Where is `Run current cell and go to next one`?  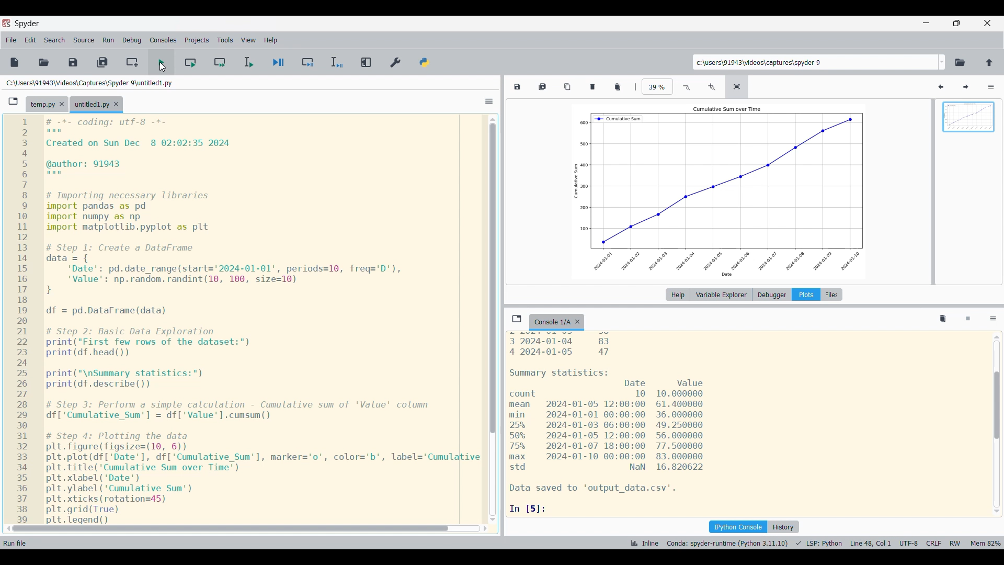
Run current cell and go to next one is located at coordinates (220, 63).